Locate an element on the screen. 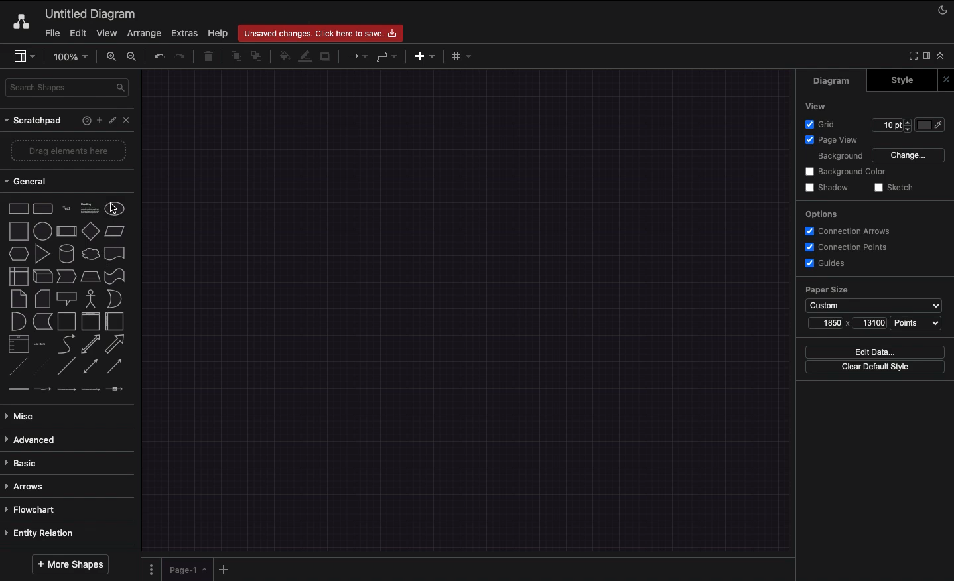  General  is located at coordinates (33, 182).